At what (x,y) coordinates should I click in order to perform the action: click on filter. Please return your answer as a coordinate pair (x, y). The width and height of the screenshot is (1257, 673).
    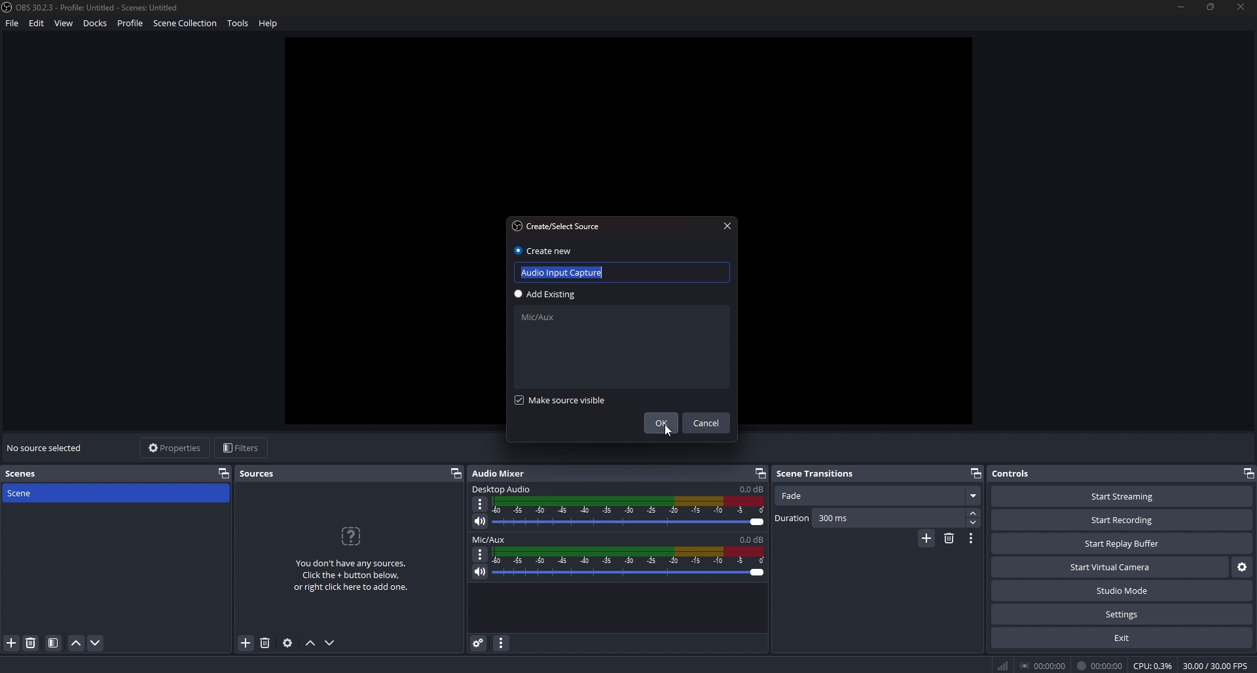
    Looking at the image, I should click on (54, 644).